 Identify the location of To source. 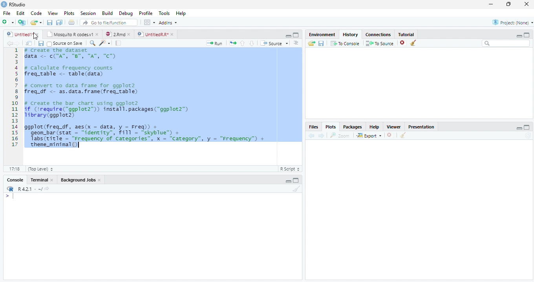
(380, 43).